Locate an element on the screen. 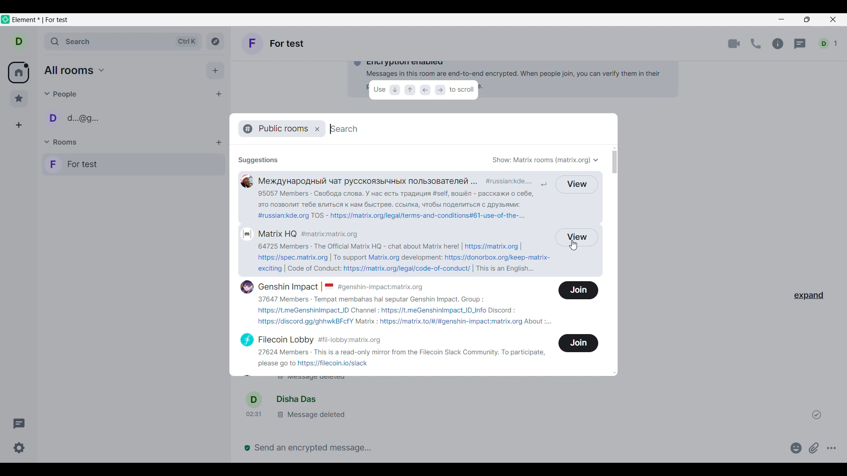 The width and height of the screenshot is (847, 476). quick settings is located at coordinates (19, 448).